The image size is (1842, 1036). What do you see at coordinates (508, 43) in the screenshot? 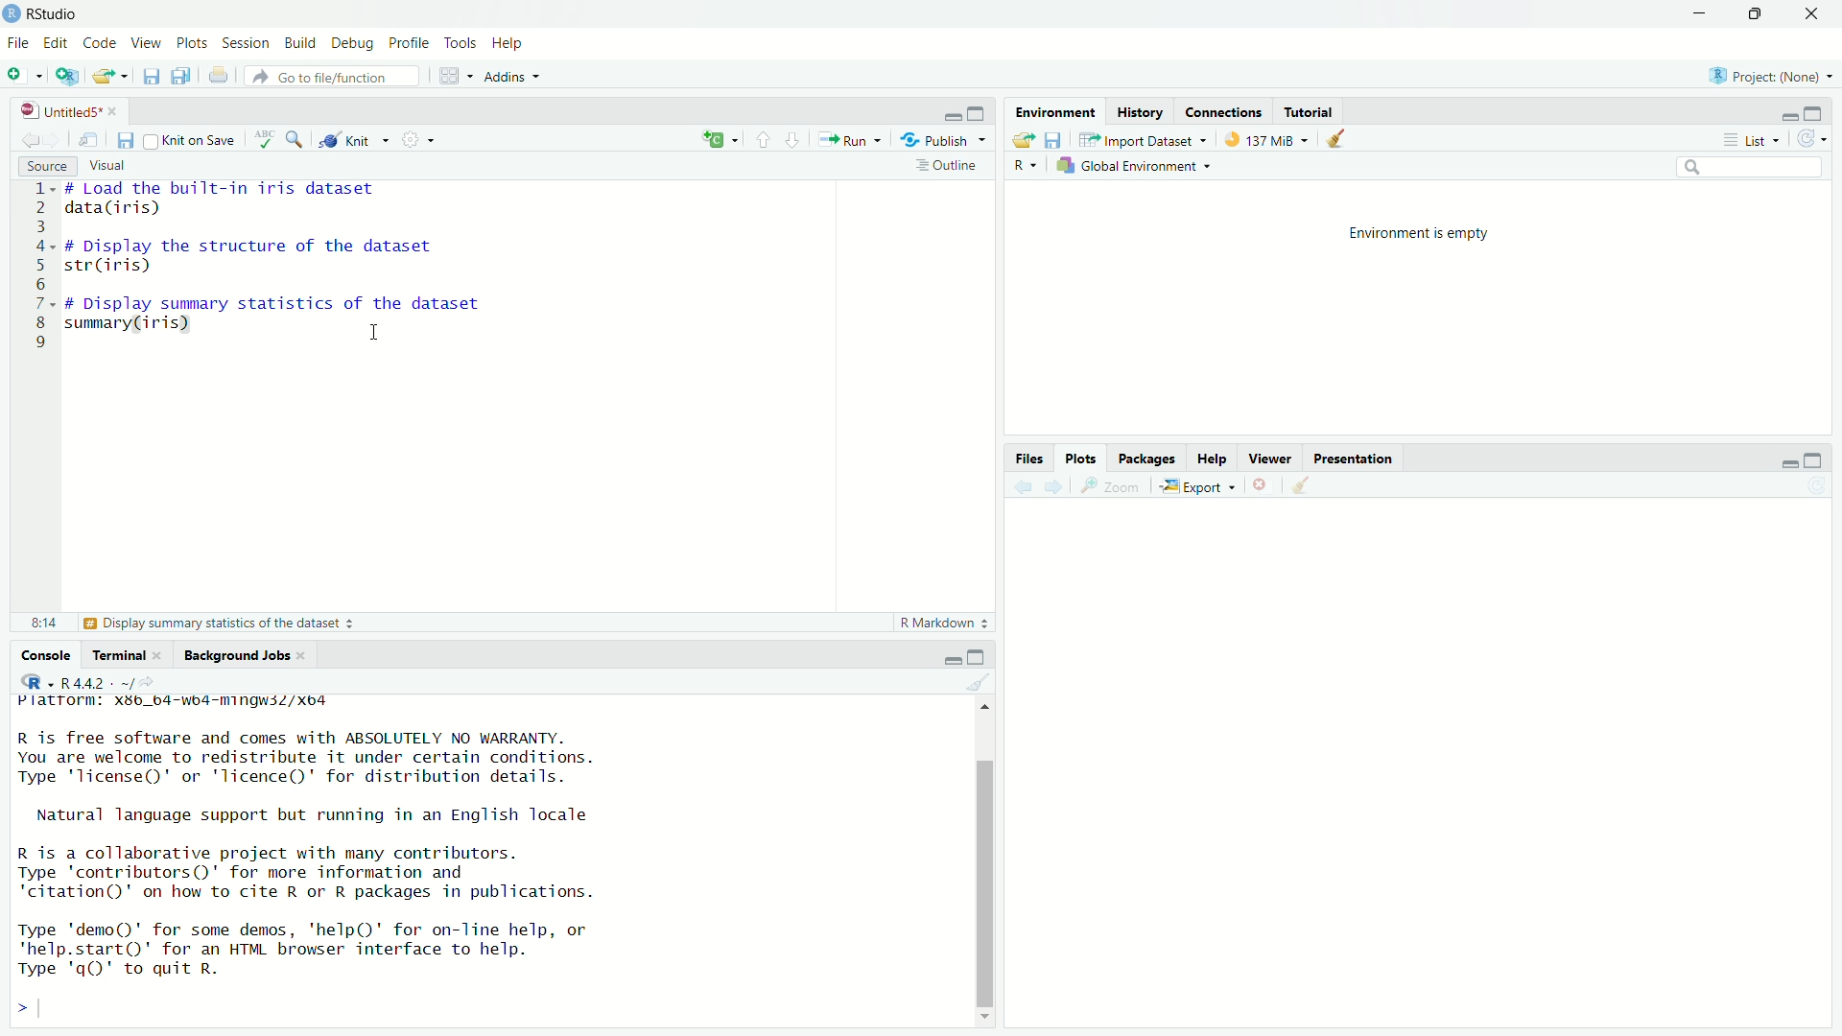
I see `Help` at bounding box center [508, 43].